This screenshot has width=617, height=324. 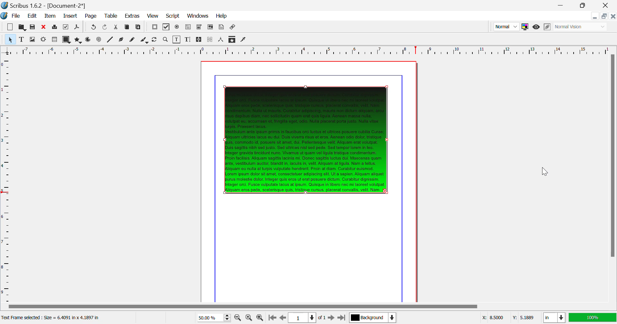 What do you see at coordinates (318, 50) in the screenshot?
I see `Vertical Page Margin` at bounding box center [318, 50].